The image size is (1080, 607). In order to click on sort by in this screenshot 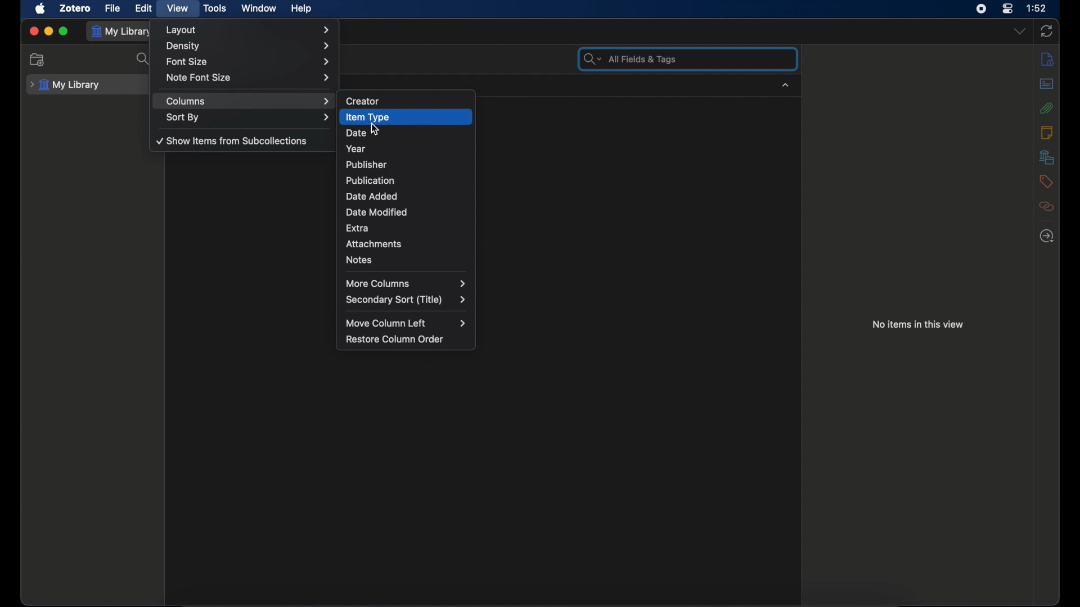, I will do `click(249, 117)`.